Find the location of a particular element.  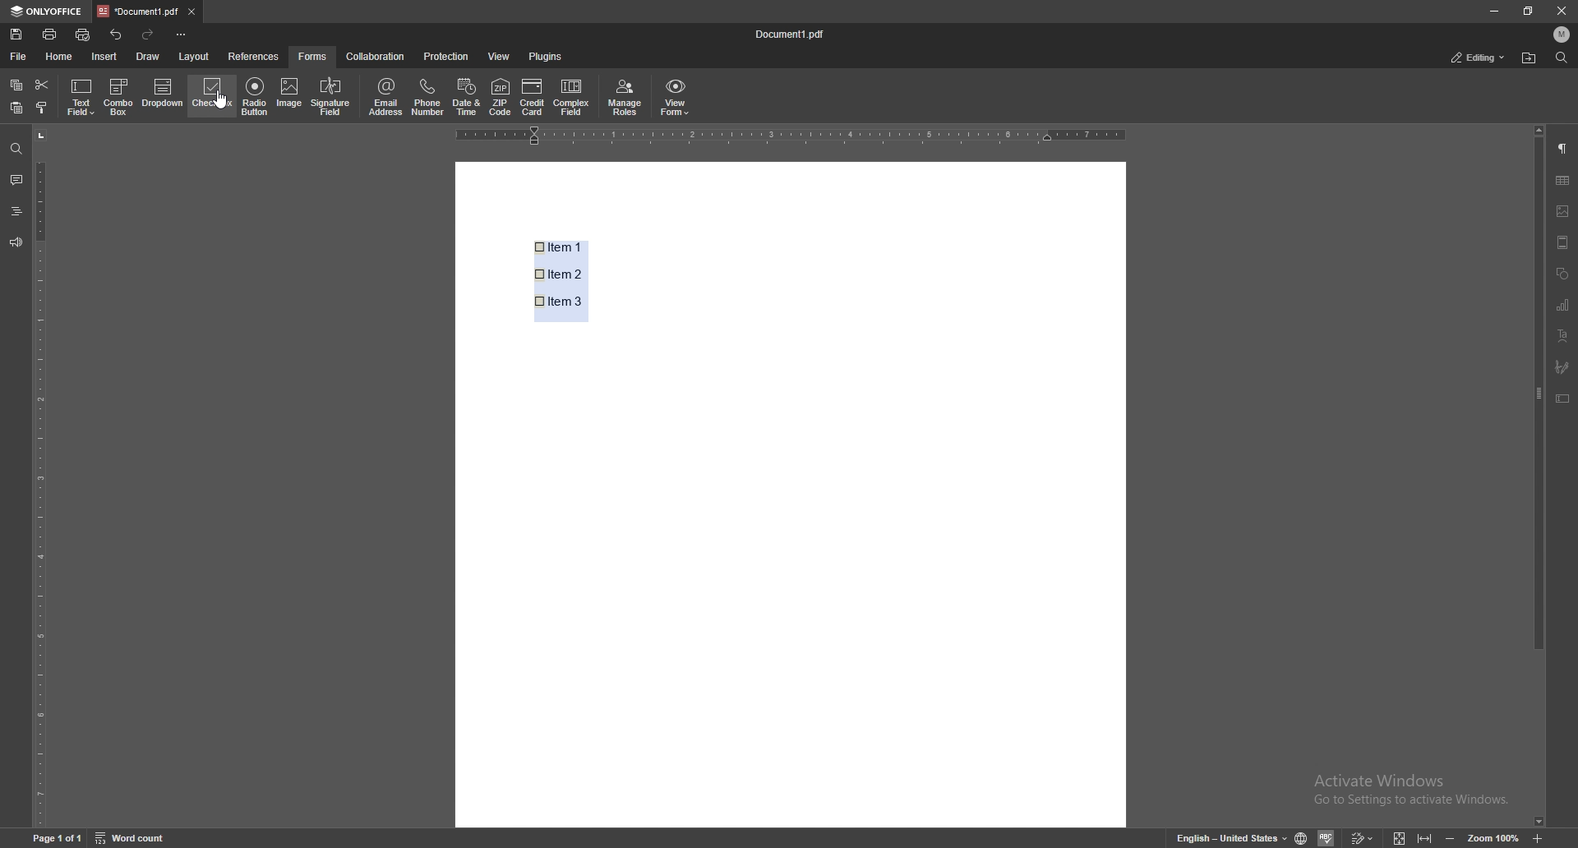

shapes is located at coordinates (1564, 274).